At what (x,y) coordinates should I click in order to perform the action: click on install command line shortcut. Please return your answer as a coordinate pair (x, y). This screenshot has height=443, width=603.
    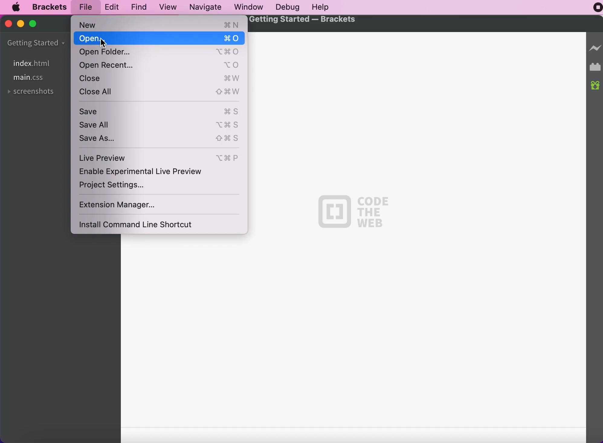
    Looking at the image, I should click on (140, 224).